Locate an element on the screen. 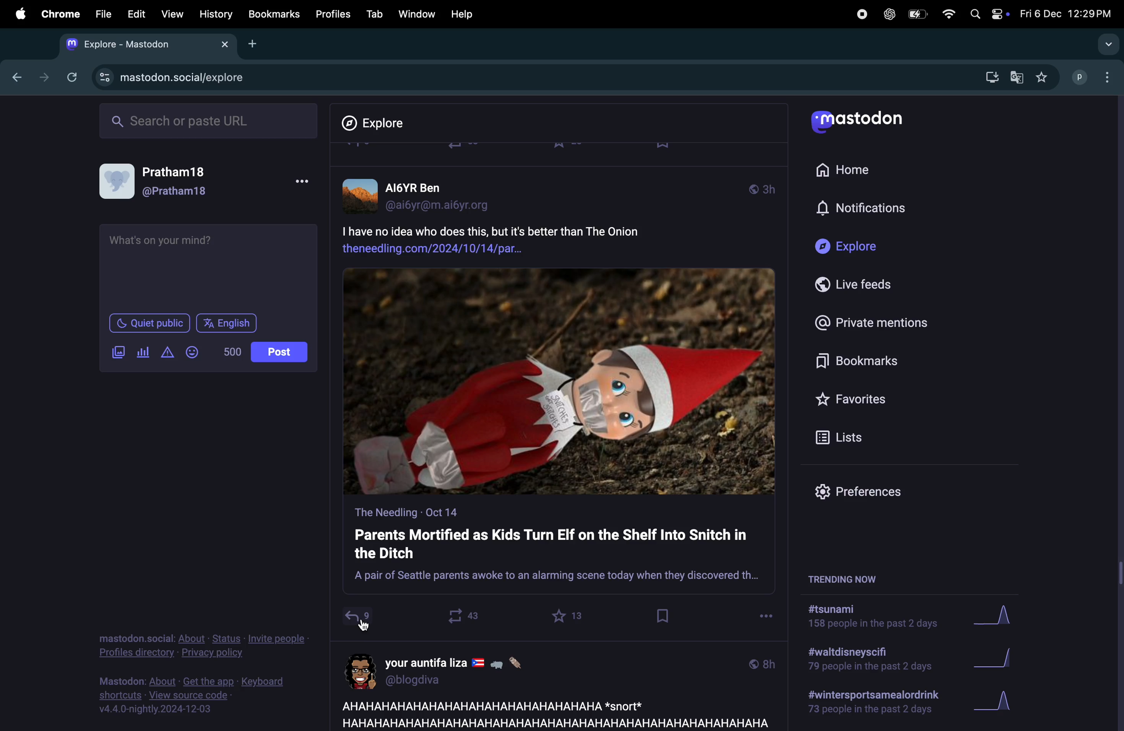 Image resolution: width=1124 pixels, height=731 pixels. profiles is located at coordinates (330, 14).